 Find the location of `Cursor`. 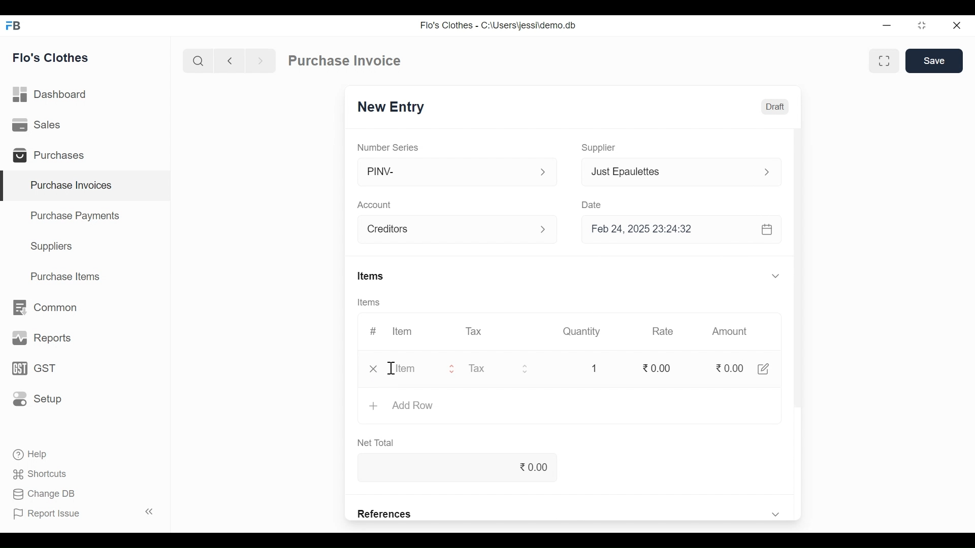

Cursor is located at coordinates (391, 367).